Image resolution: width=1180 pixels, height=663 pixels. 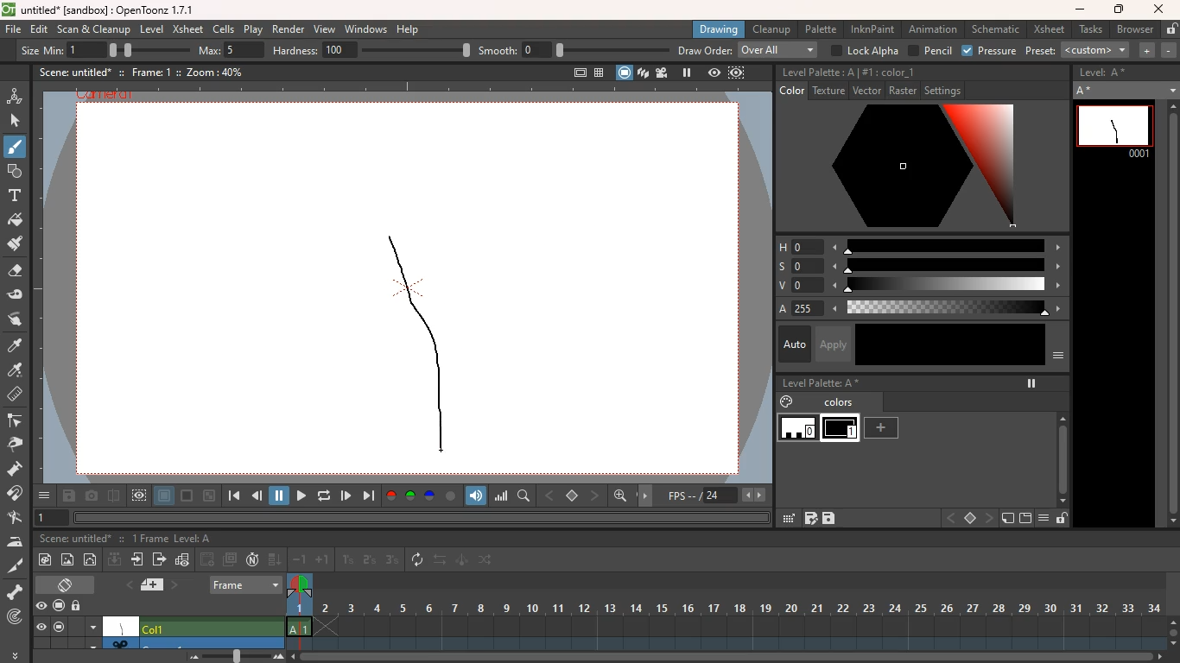 What do you see at coordinates (440, 447) in the screenshot?
I see `drawing cursor` at bounding box center [440, 447].